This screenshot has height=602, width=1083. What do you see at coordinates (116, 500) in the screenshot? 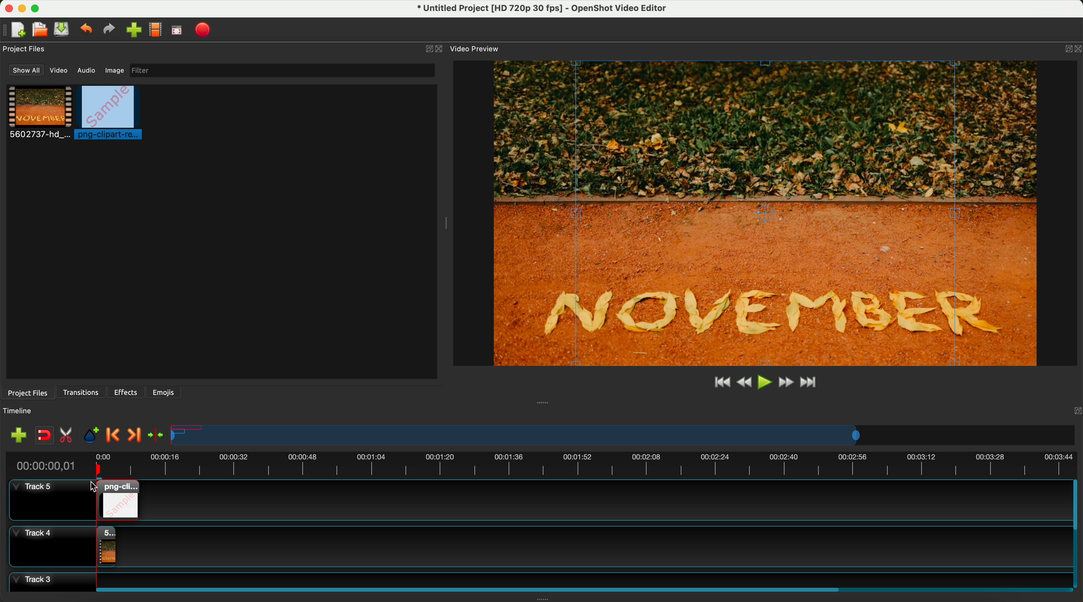
I see `drag image on track 5` at bounding box center [116, 500].